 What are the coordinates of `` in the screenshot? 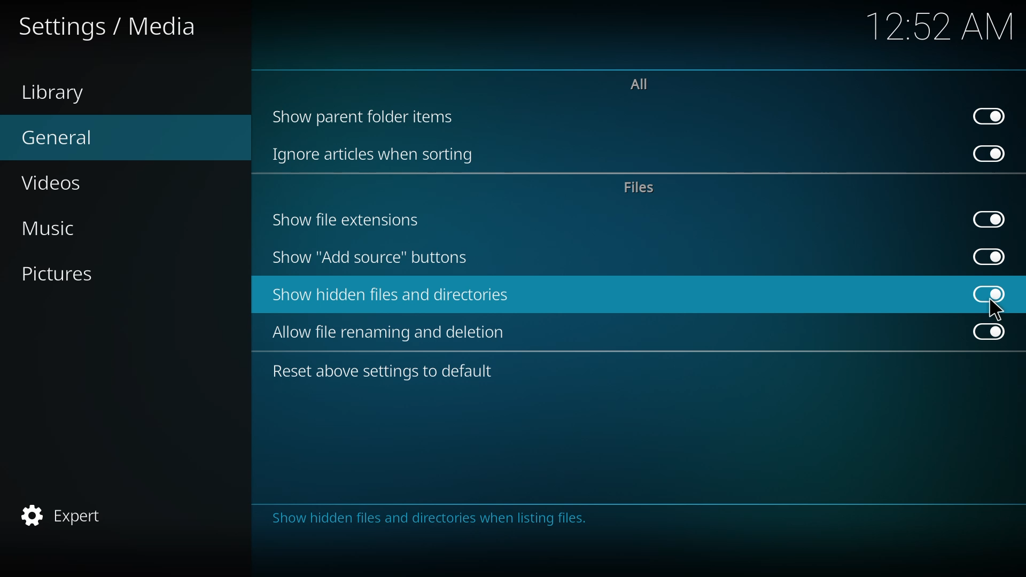 It's located at (426, 522).